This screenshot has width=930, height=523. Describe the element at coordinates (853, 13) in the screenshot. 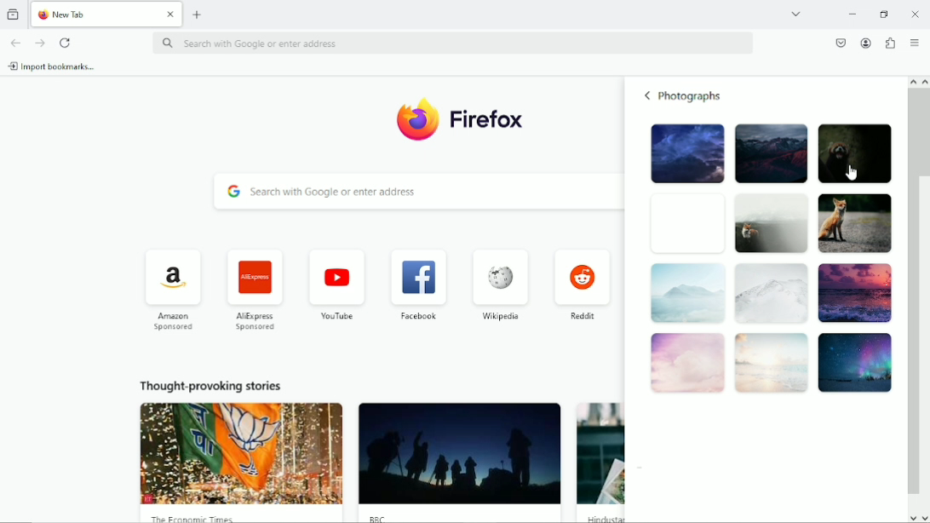

I see `Minimize` at that location.